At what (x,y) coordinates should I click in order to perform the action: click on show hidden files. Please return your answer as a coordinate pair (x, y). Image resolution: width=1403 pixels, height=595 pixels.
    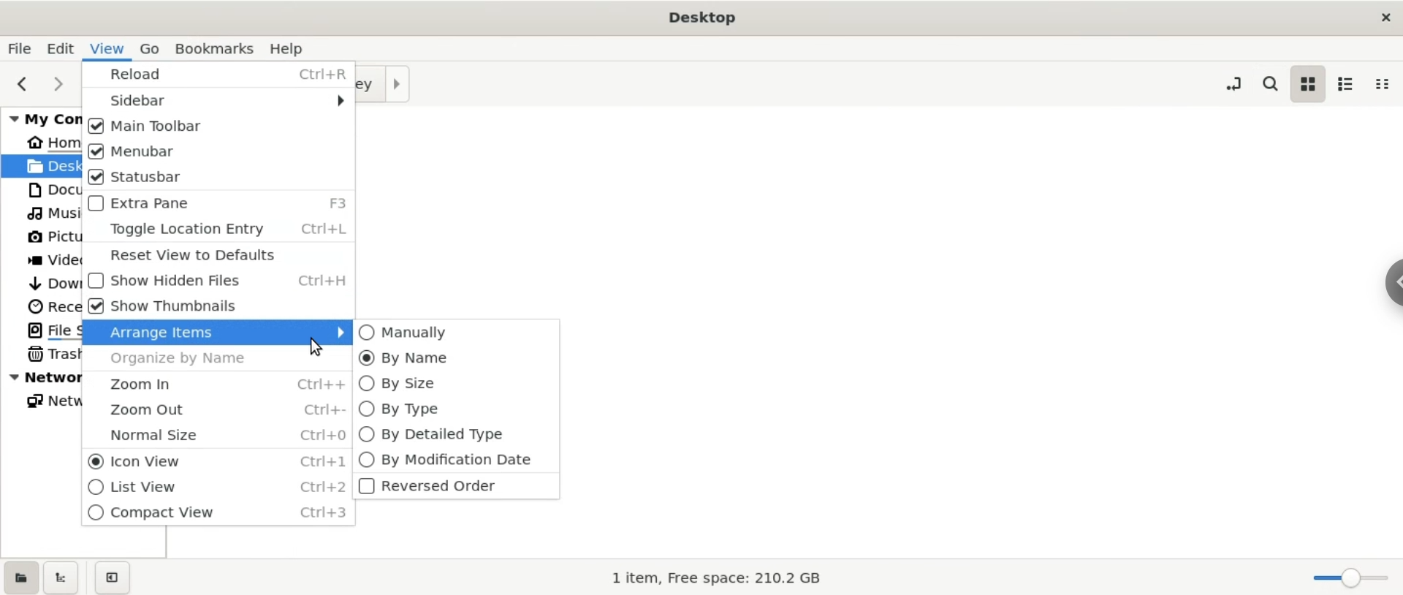
    Looking at the image, I should click on (216, 280).